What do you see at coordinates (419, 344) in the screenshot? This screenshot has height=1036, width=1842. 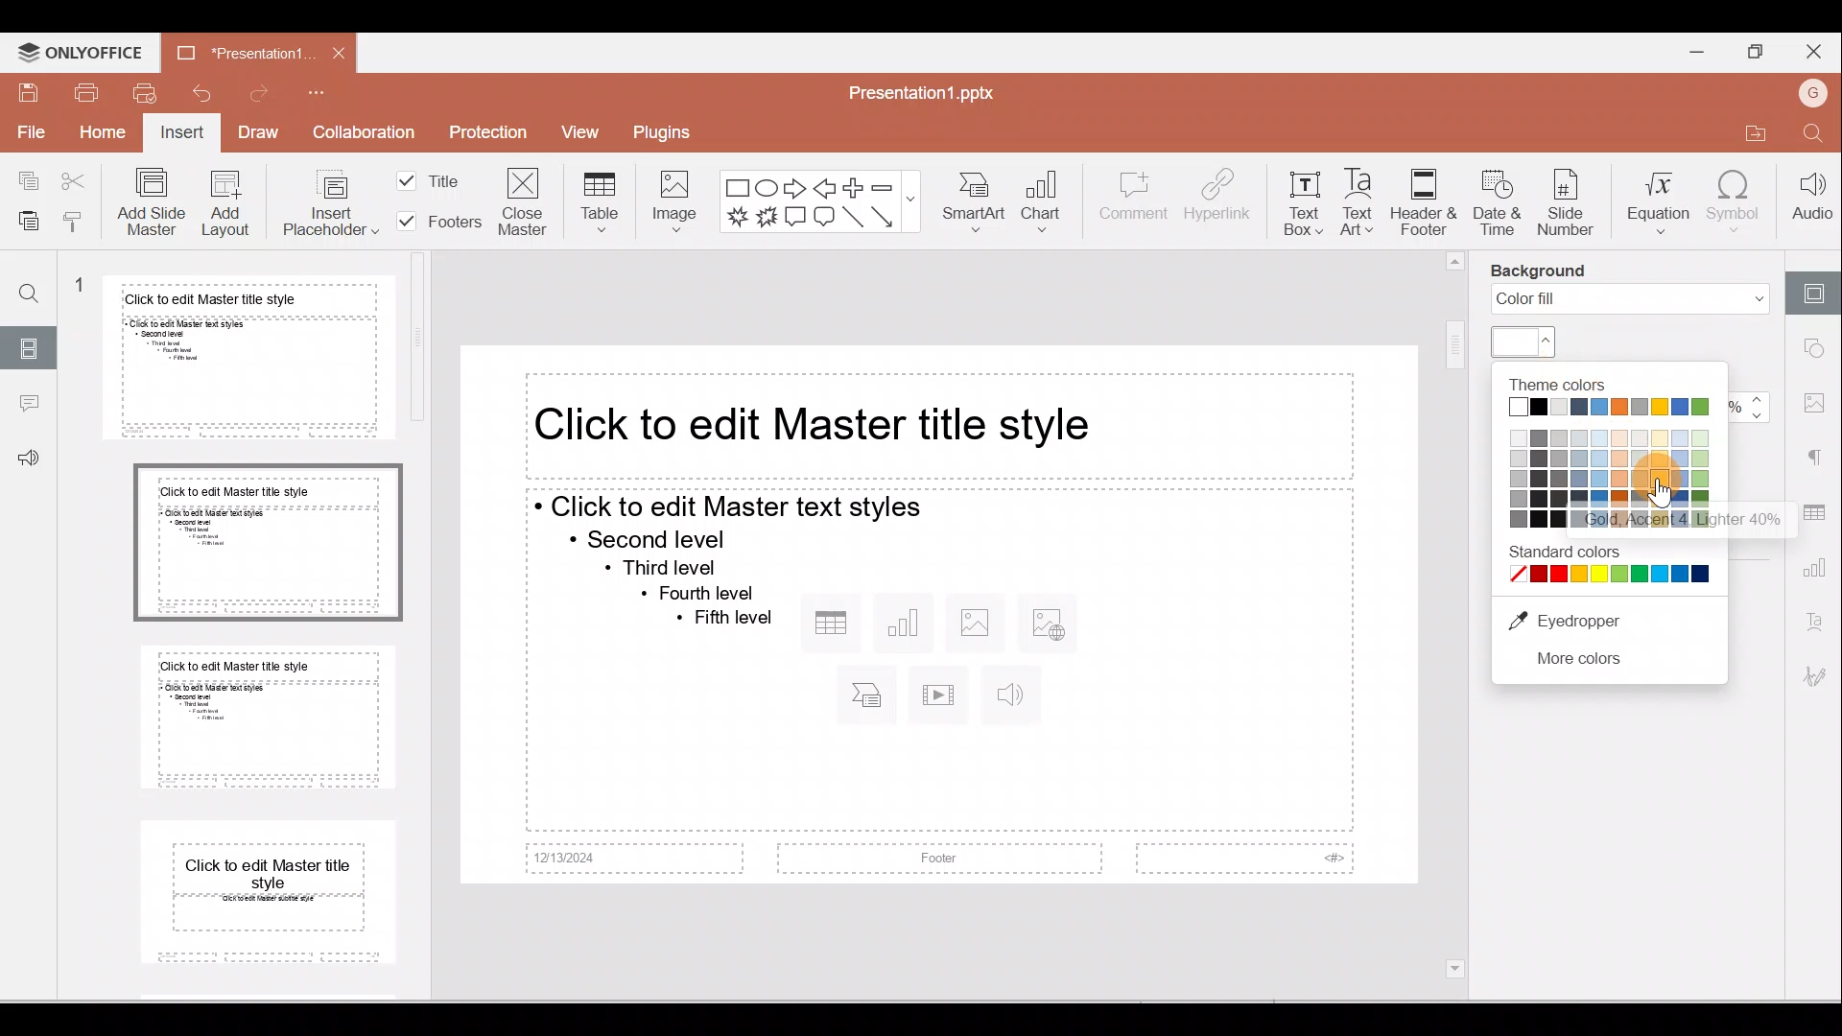 I see `vertical scrollbar` at bounding box center [419, 344].